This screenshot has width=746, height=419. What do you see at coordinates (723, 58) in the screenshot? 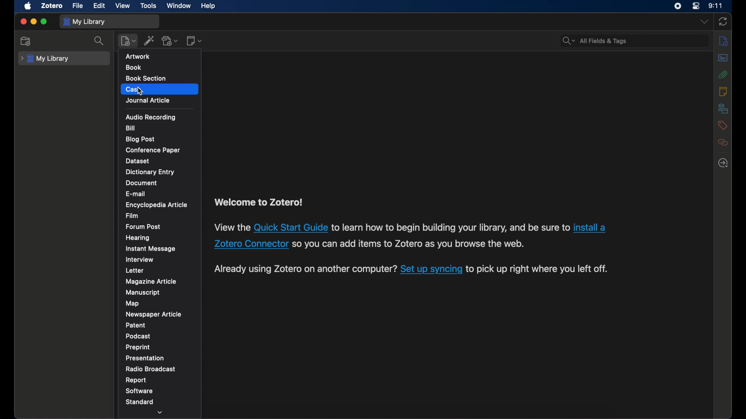
I see `abstract` at bounding box center [723, 58].